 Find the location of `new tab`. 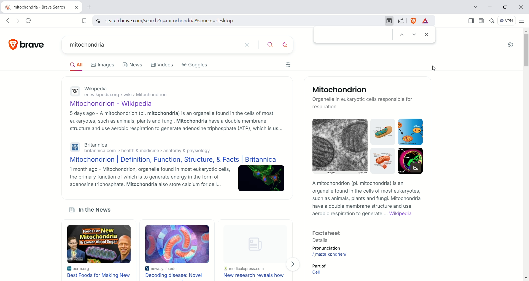

new tab is located at coordinates (94, 7).